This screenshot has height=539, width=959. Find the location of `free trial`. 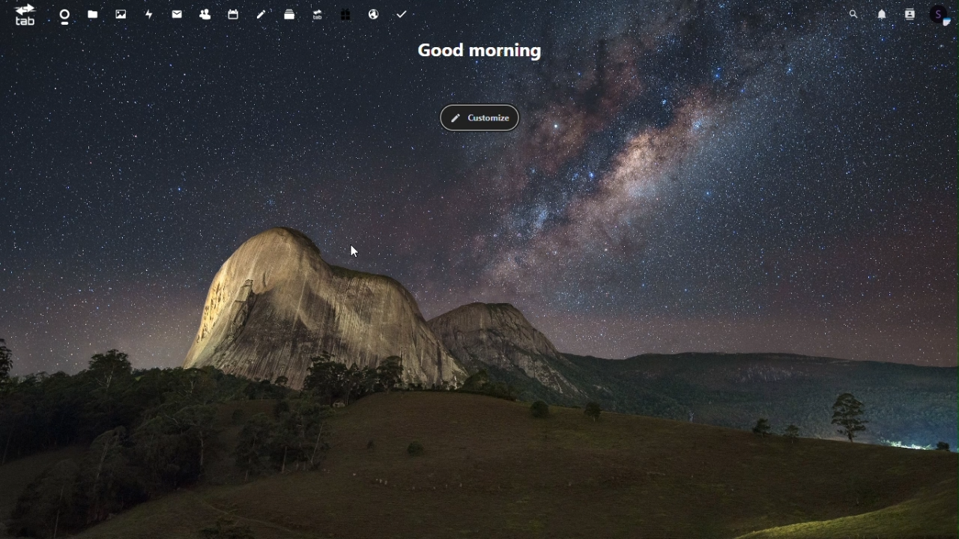

free trial is located at coordinates (347, 13).